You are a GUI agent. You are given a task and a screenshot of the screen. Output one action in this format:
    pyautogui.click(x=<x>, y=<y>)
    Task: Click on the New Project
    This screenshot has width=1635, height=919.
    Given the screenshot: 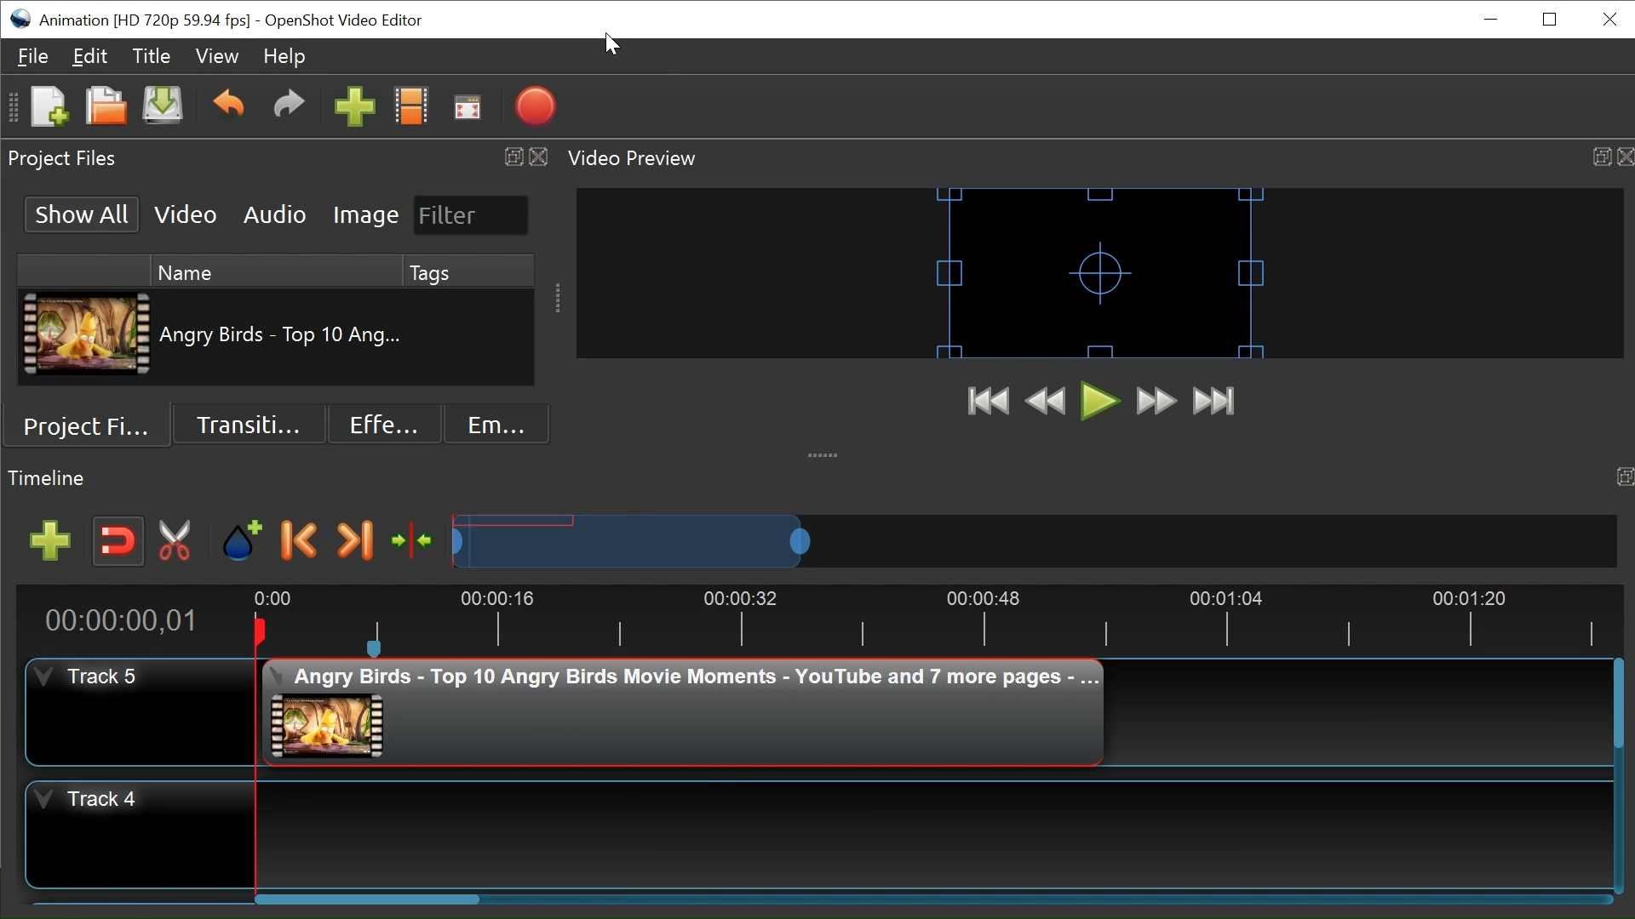 What is the action you would take?
    pyautogui.click(x=47, y=108)
    